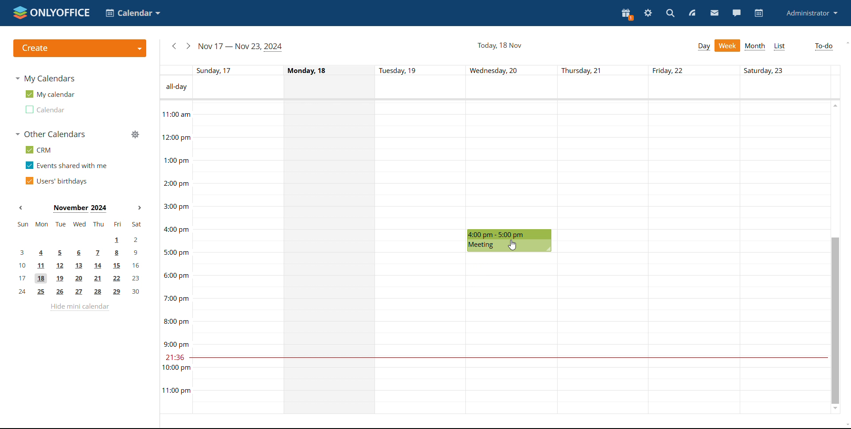  What do you see at coordinates (422, 258) in the screenshot?
I see `Tuesday` at bounding box center [422, 258].